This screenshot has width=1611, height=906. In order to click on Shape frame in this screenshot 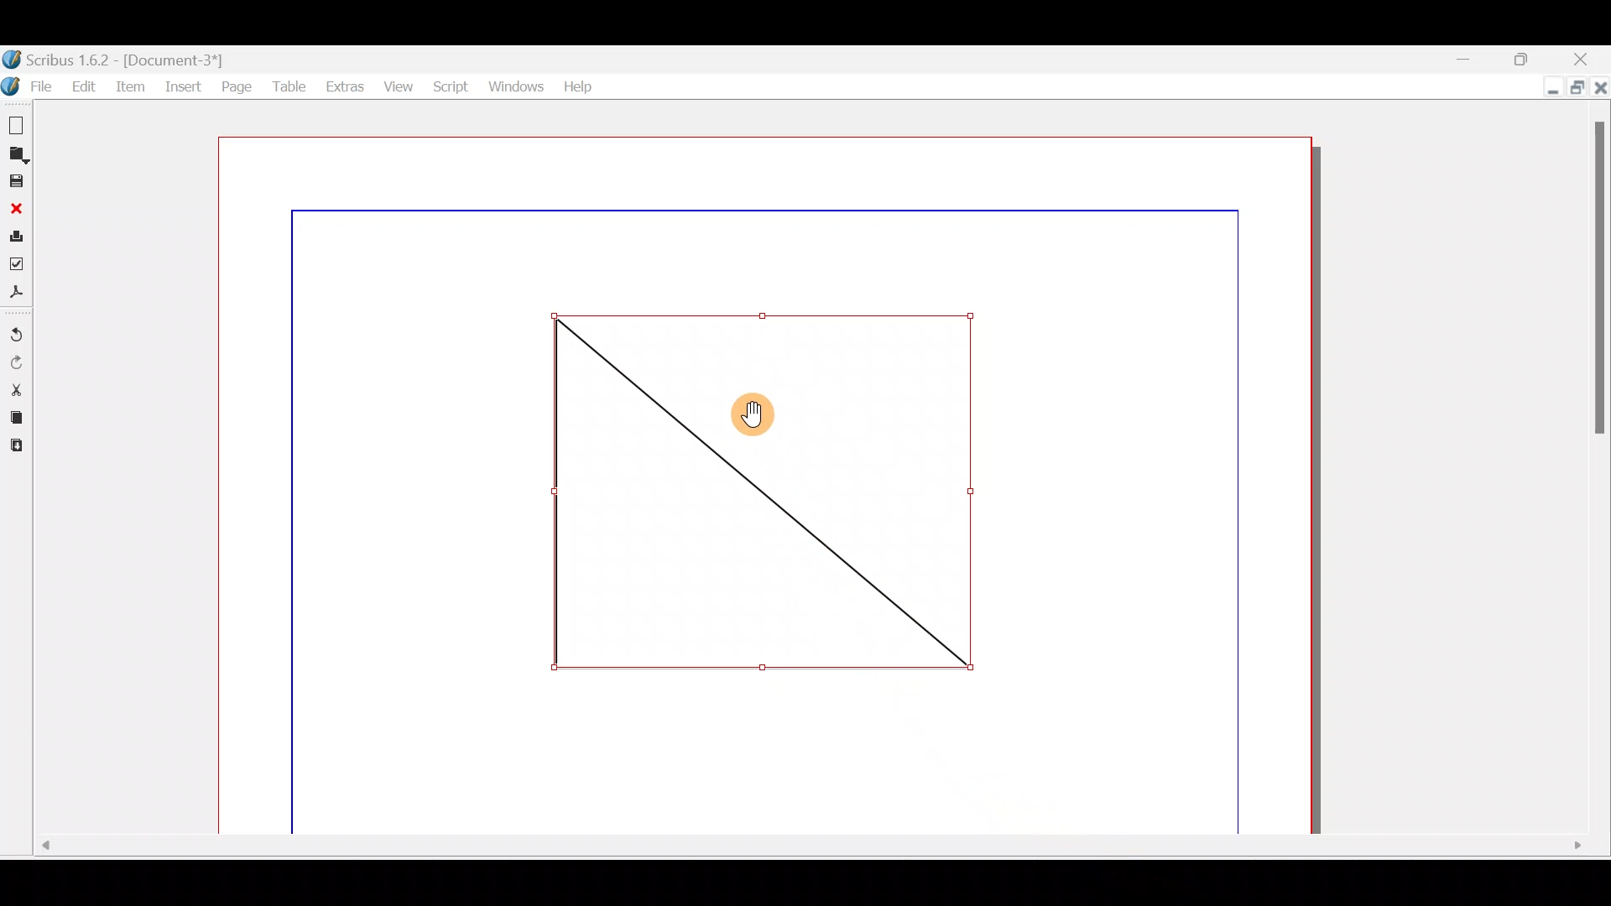, I will do `click(758, 489)`.